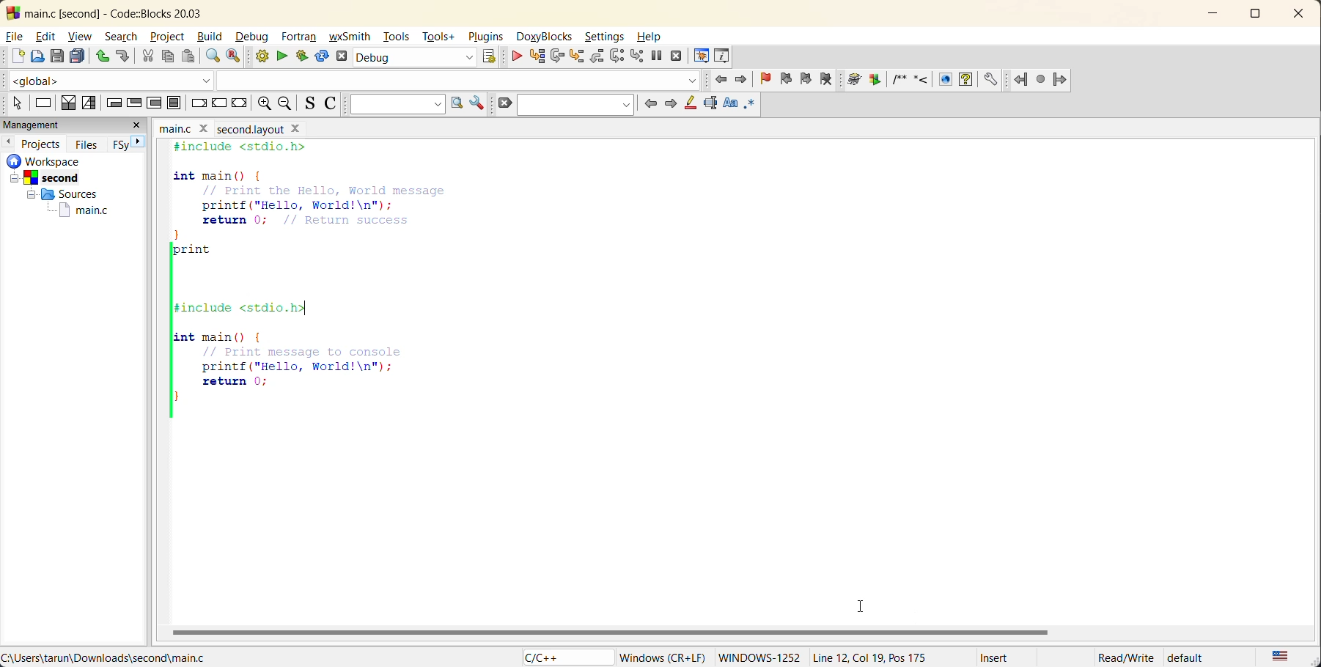  What do you see at coordinates (14, 37) in the screenshot?
I see `file` at bounding box center [14, 37].